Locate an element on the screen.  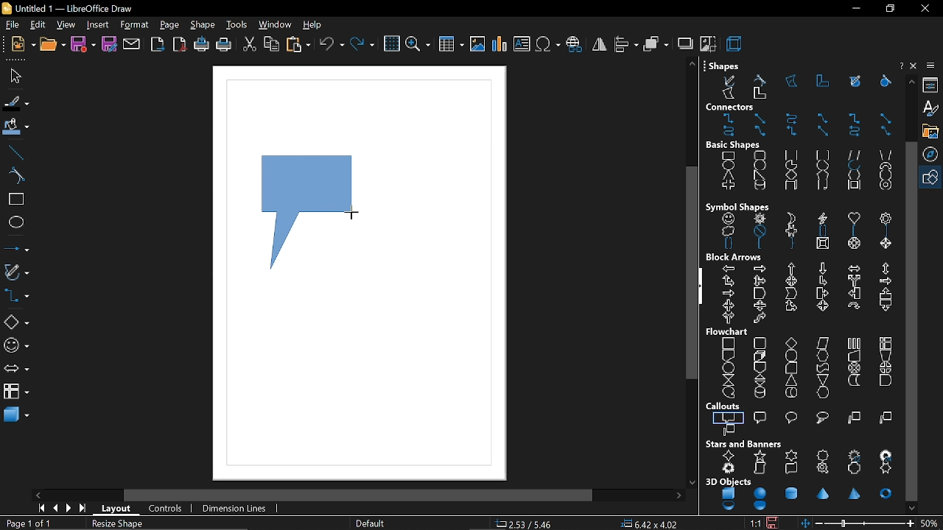
6 point star is located at coordinates (790, 456).